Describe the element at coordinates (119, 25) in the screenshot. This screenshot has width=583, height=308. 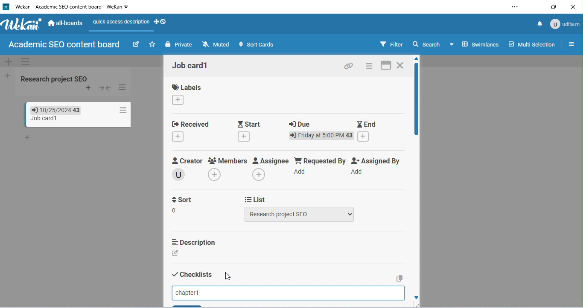
I see `quick-access-description` at that location.